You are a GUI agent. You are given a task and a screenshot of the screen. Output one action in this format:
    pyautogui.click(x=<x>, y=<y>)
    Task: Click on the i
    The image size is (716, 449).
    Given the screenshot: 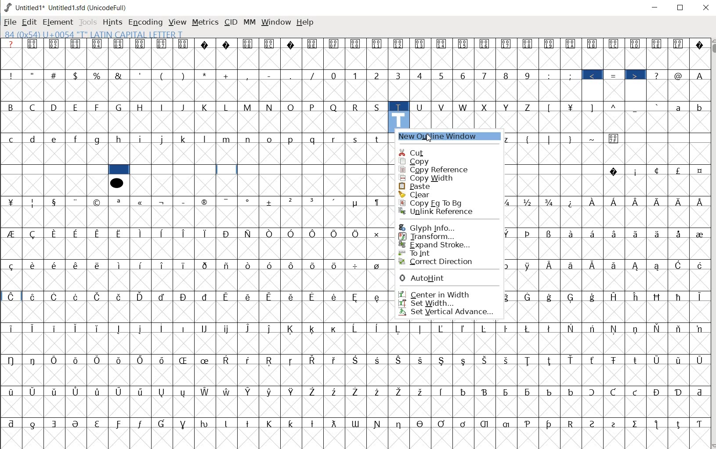 What is the action you would take?
    pyautogui.click(x=142, y=139)
    